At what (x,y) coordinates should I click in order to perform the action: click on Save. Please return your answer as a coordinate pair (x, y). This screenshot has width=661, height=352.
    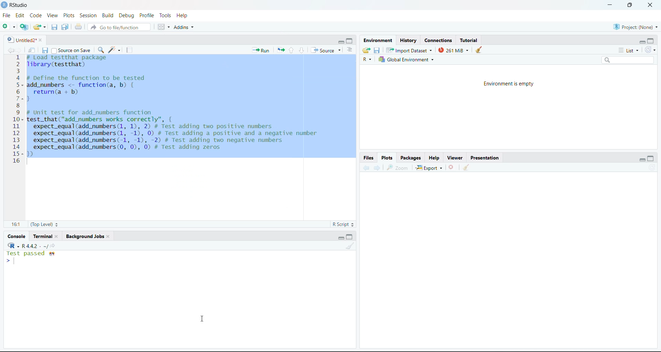
    Looking at the image, I should click on (377, 50).